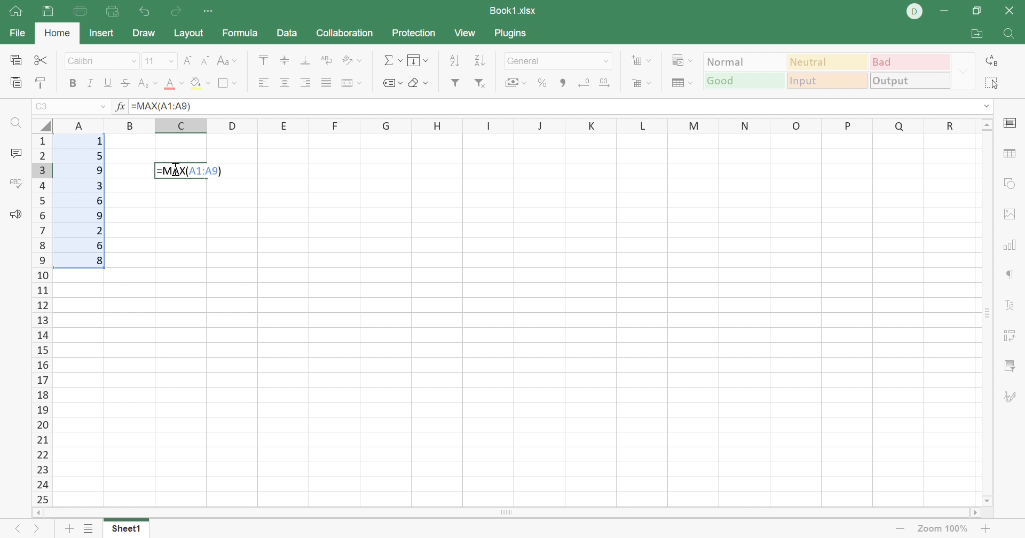  What do you see at coordinates (102, 106) in the screenshot?
I see `Drop Down` at bounding box center [102, 106].